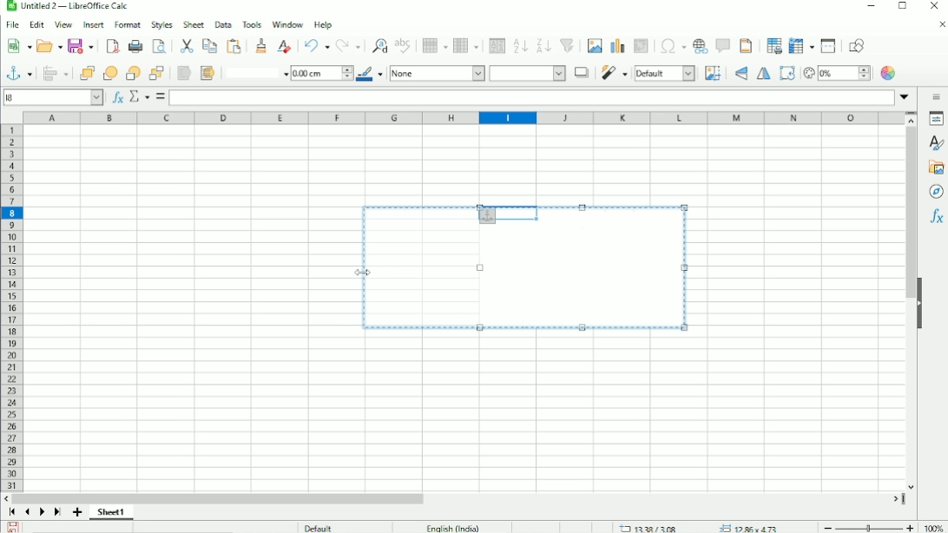  I want to click on Column headings, so click(464, 118).